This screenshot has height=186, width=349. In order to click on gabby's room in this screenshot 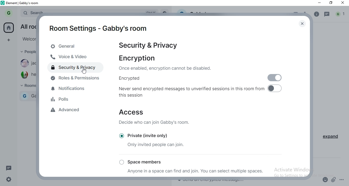, I will do `click(34, 96)`.